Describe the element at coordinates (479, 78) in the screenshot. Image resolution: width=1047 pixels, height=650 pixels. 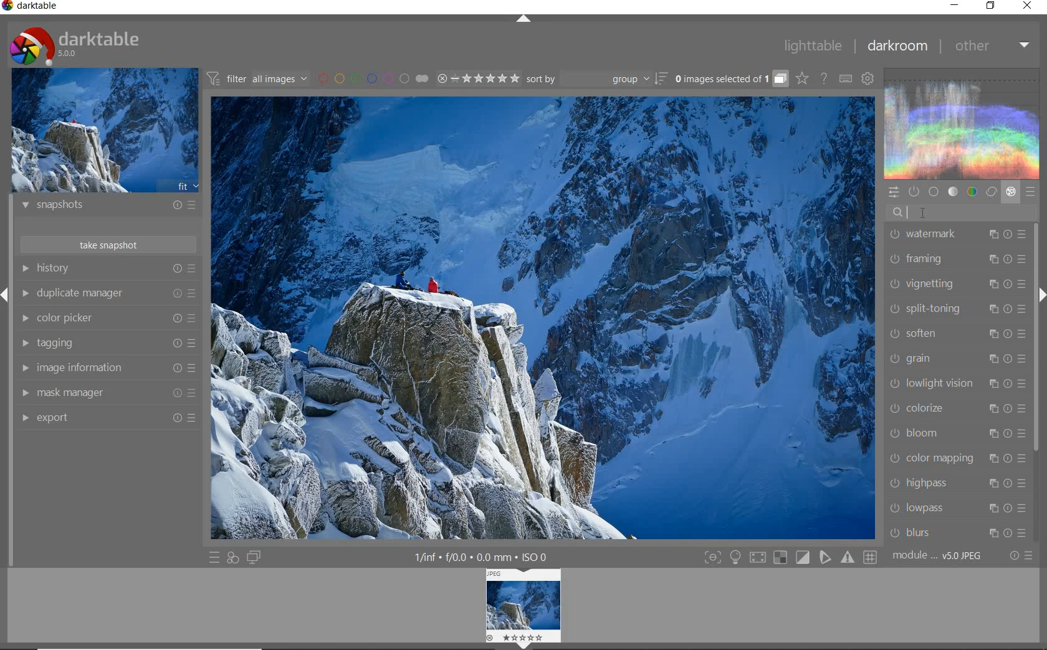
I see `range ratings for selected images` at that location.